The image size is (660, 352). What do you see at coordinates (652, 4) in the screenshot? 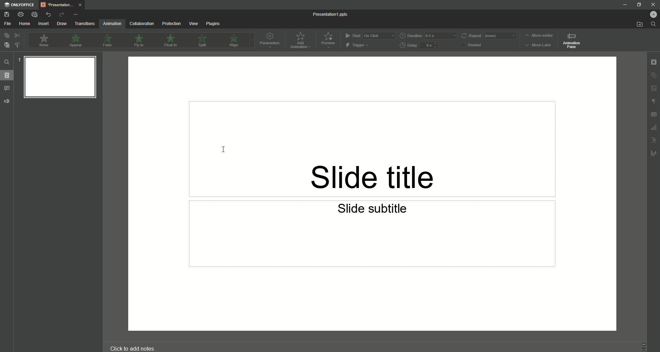
I see `Close` at bounding box center [652, 4].